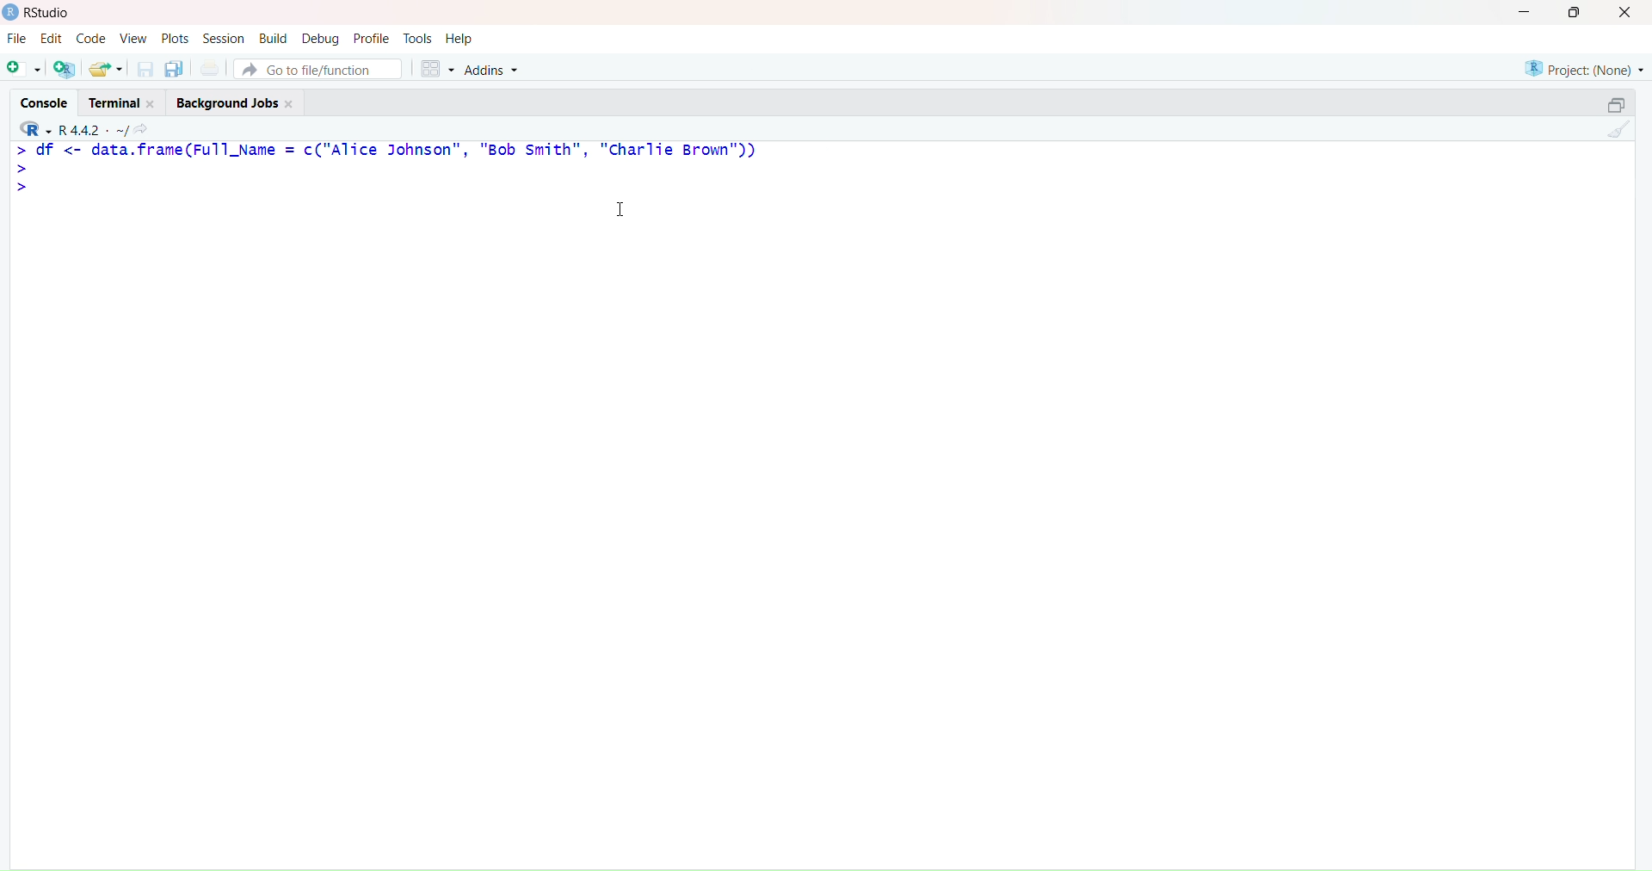 The height and width of the screenshot is (871, 1652). What do you see at coordinates (31, 128) in the screenshot?
I see `R` at bounding box center [31, 128].